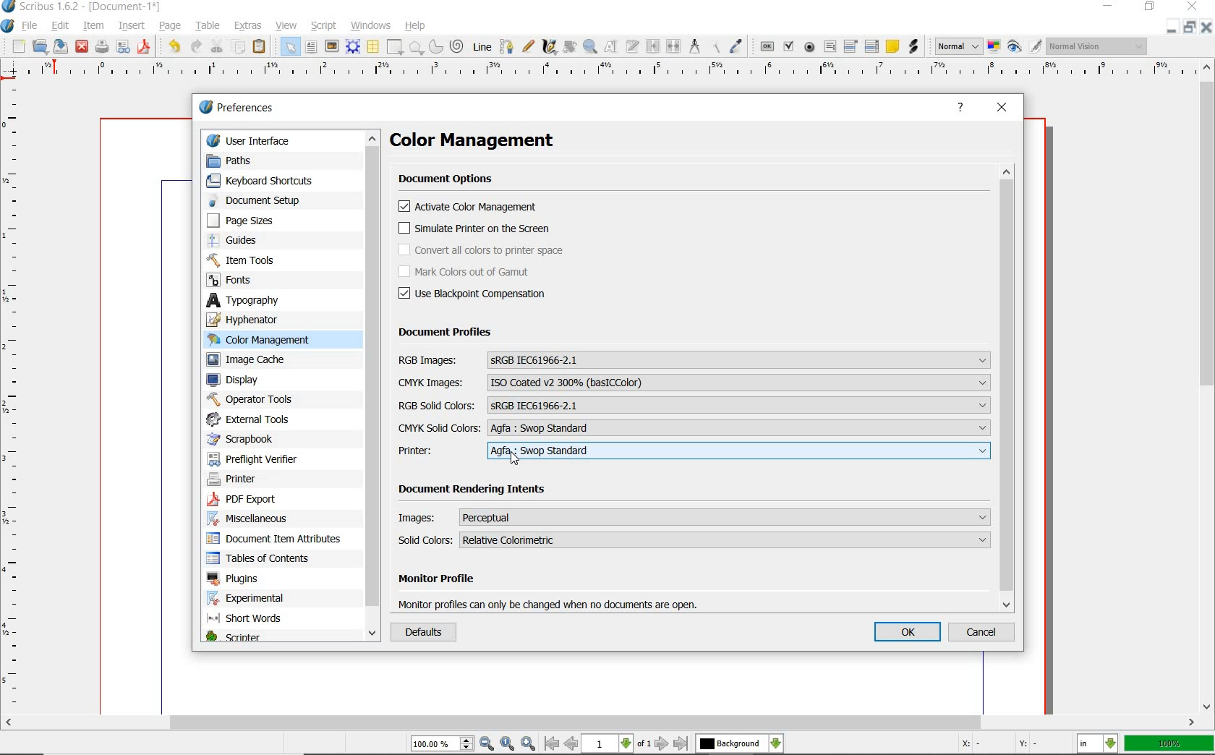 The height and width of the screenshot is (755, 1215). What do you see at coordinates (673, 48) in the screenshot?
I see `unlink text frames` at bounding box center [673, 48].